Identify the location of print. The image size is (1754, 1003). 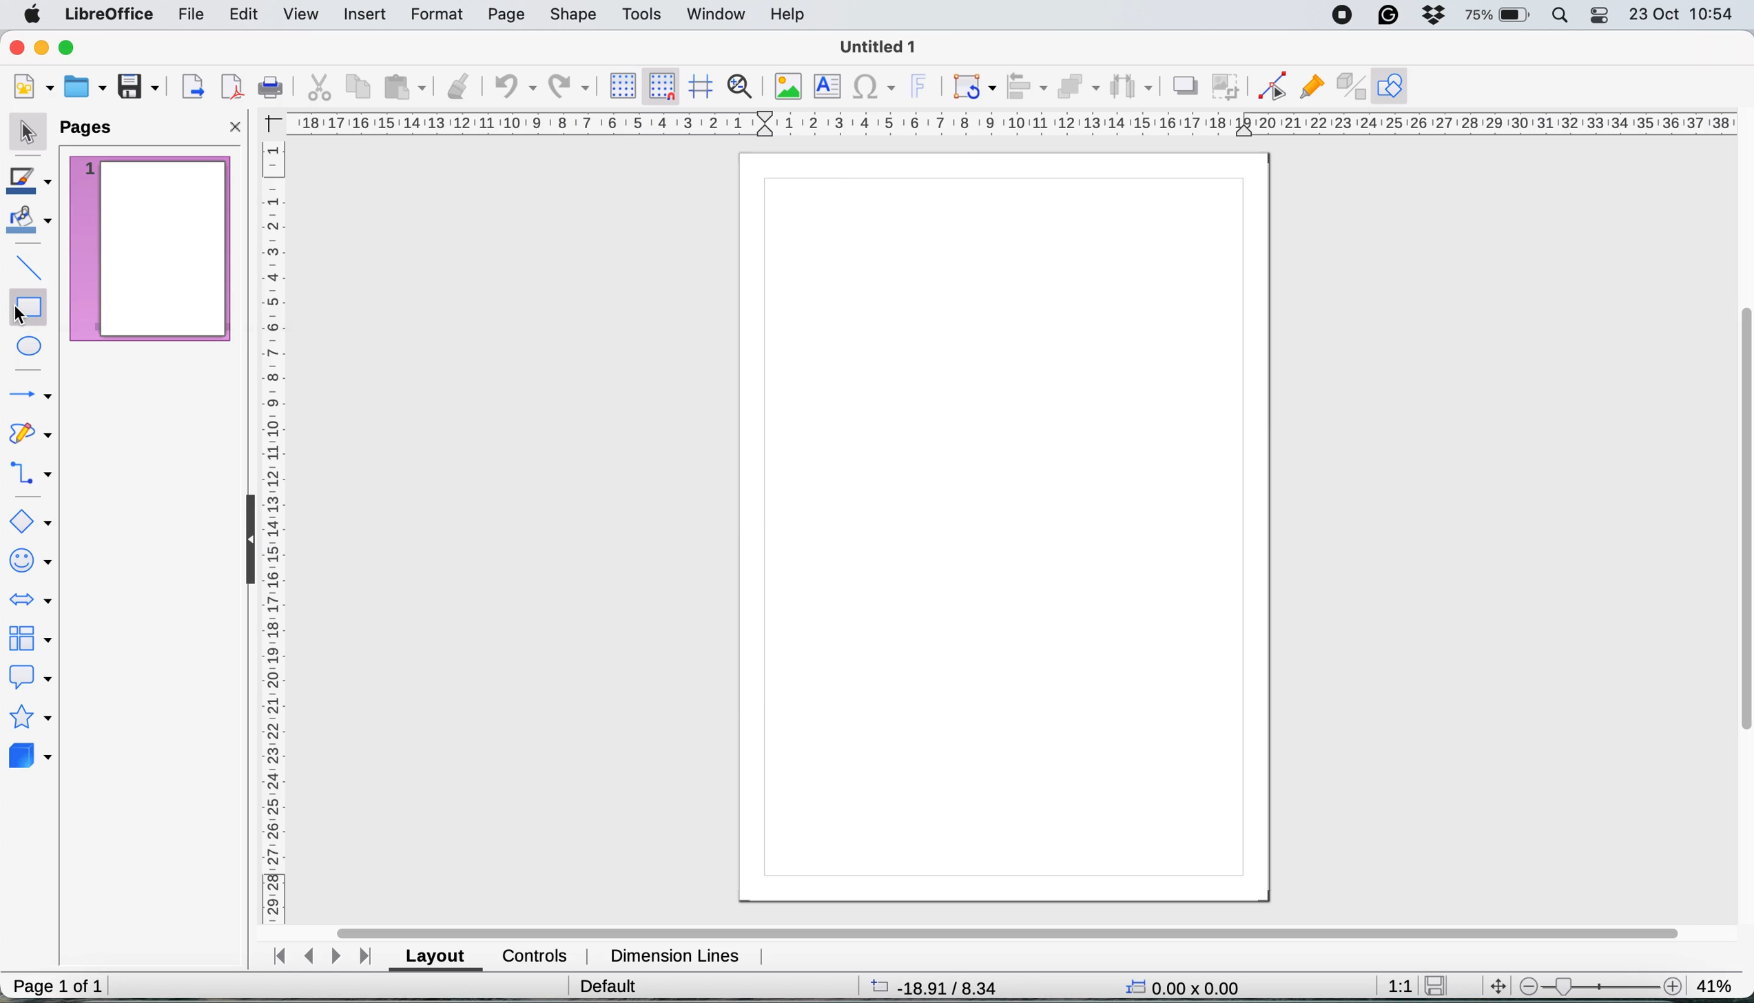
(268, 89).